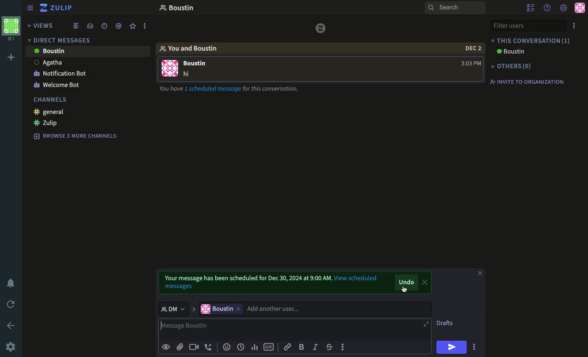 The height and width of the screenshot is (357, 588). What do you see at coordinates (41, 27) in the screenshot?
I see `views` at bounding box center [41, 27].